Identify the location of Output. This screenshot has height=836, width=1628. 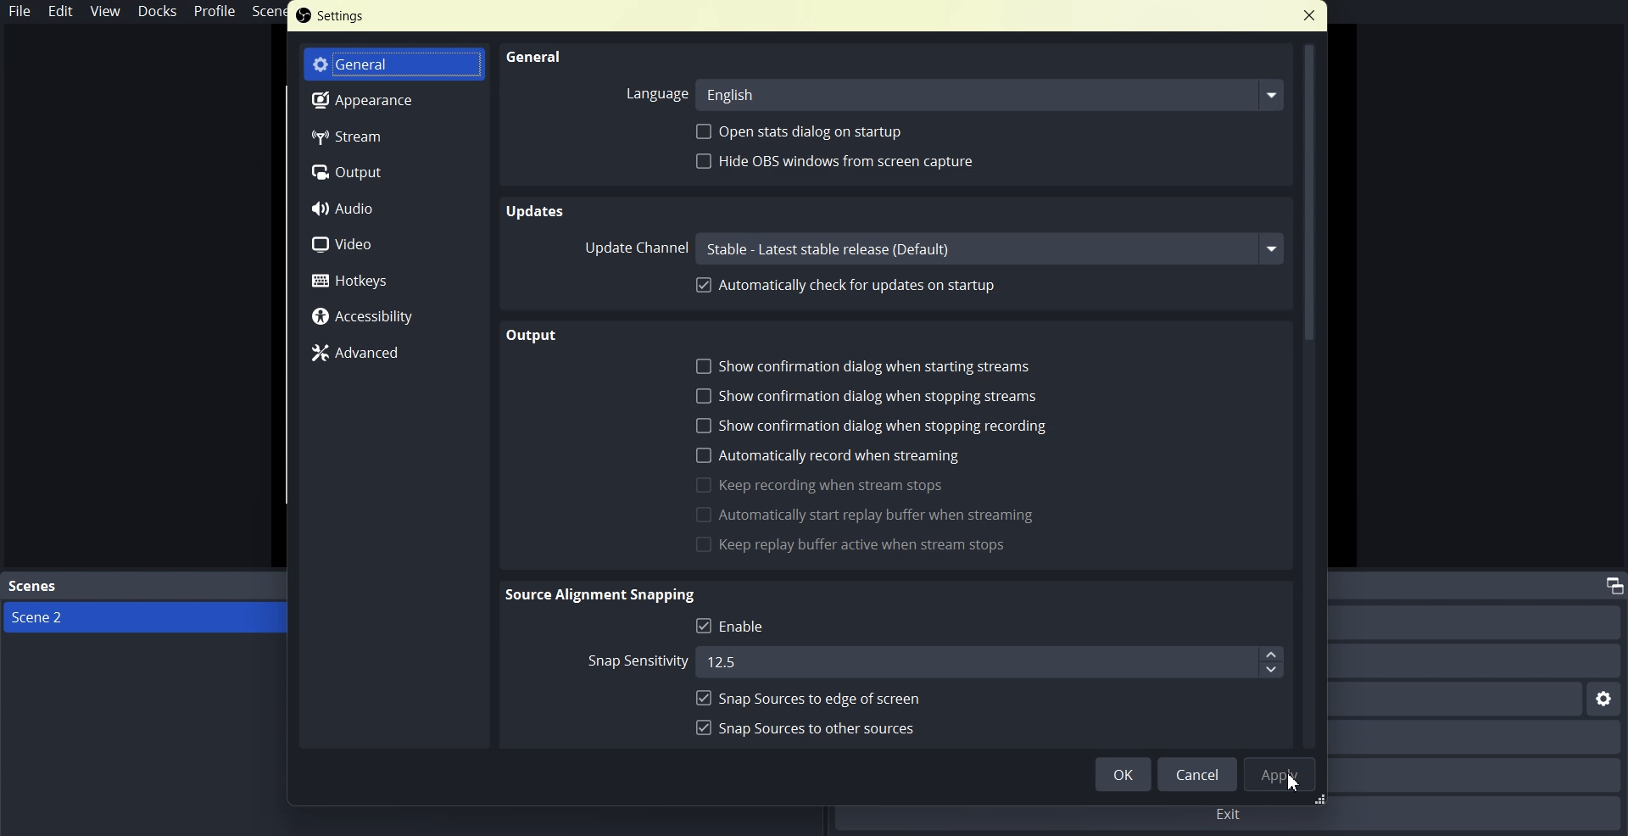
(393, 170).